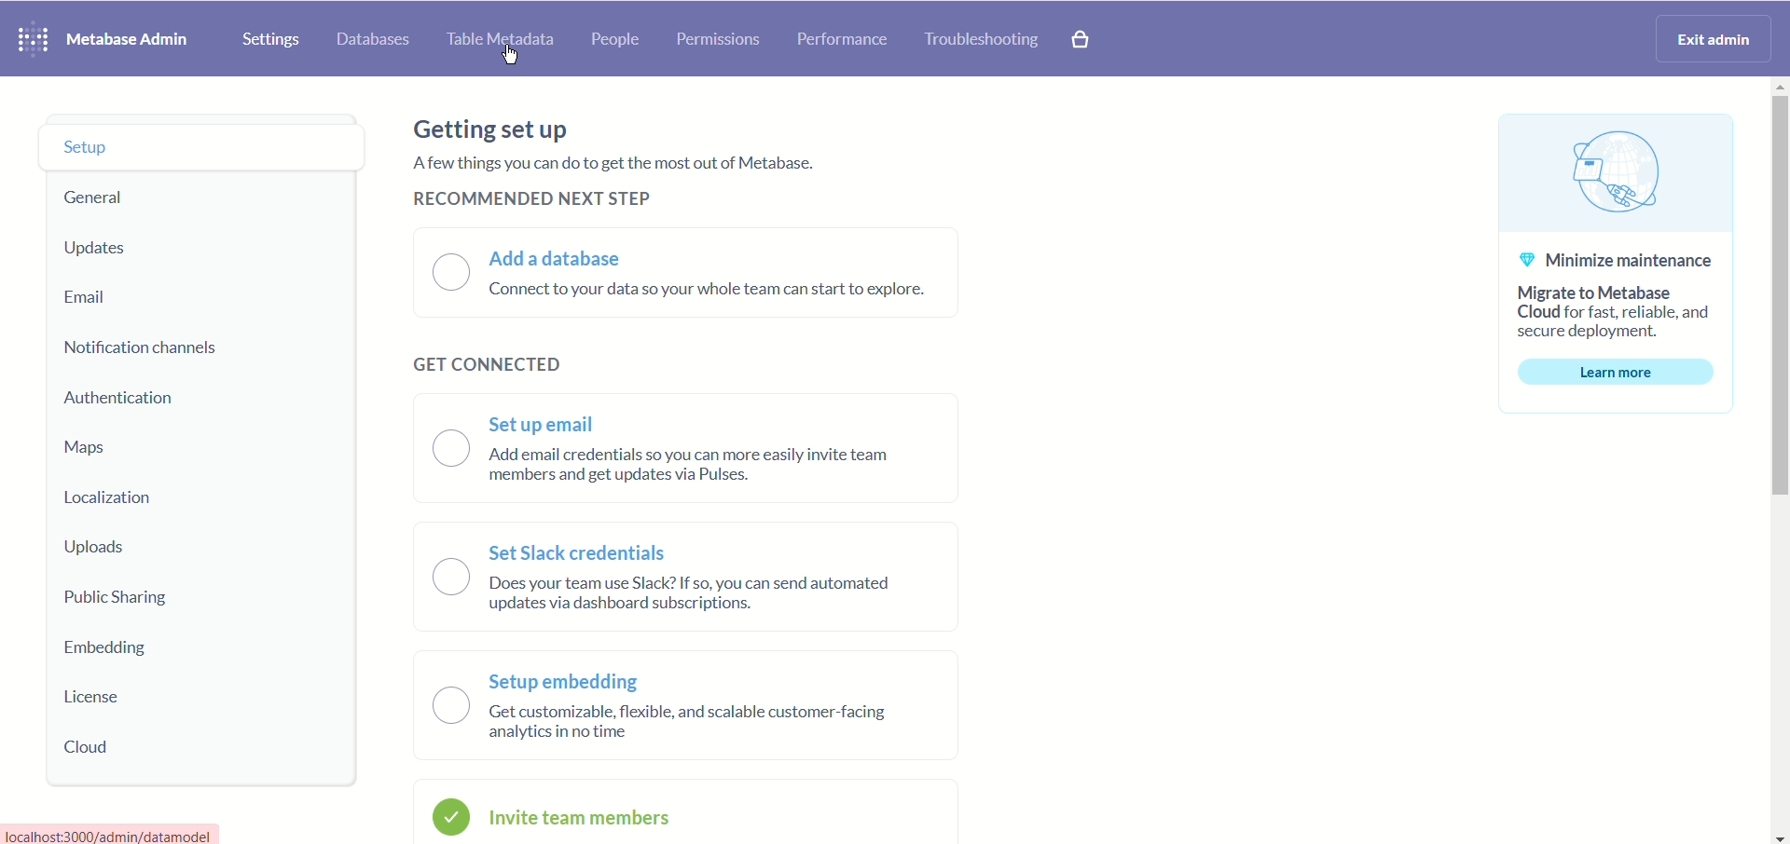 The width and height of the screenshot is (1790, 844). What do you see at coordinates (128, 300) in the screenshot?
I see `Email` at bounding box center [128, 300].